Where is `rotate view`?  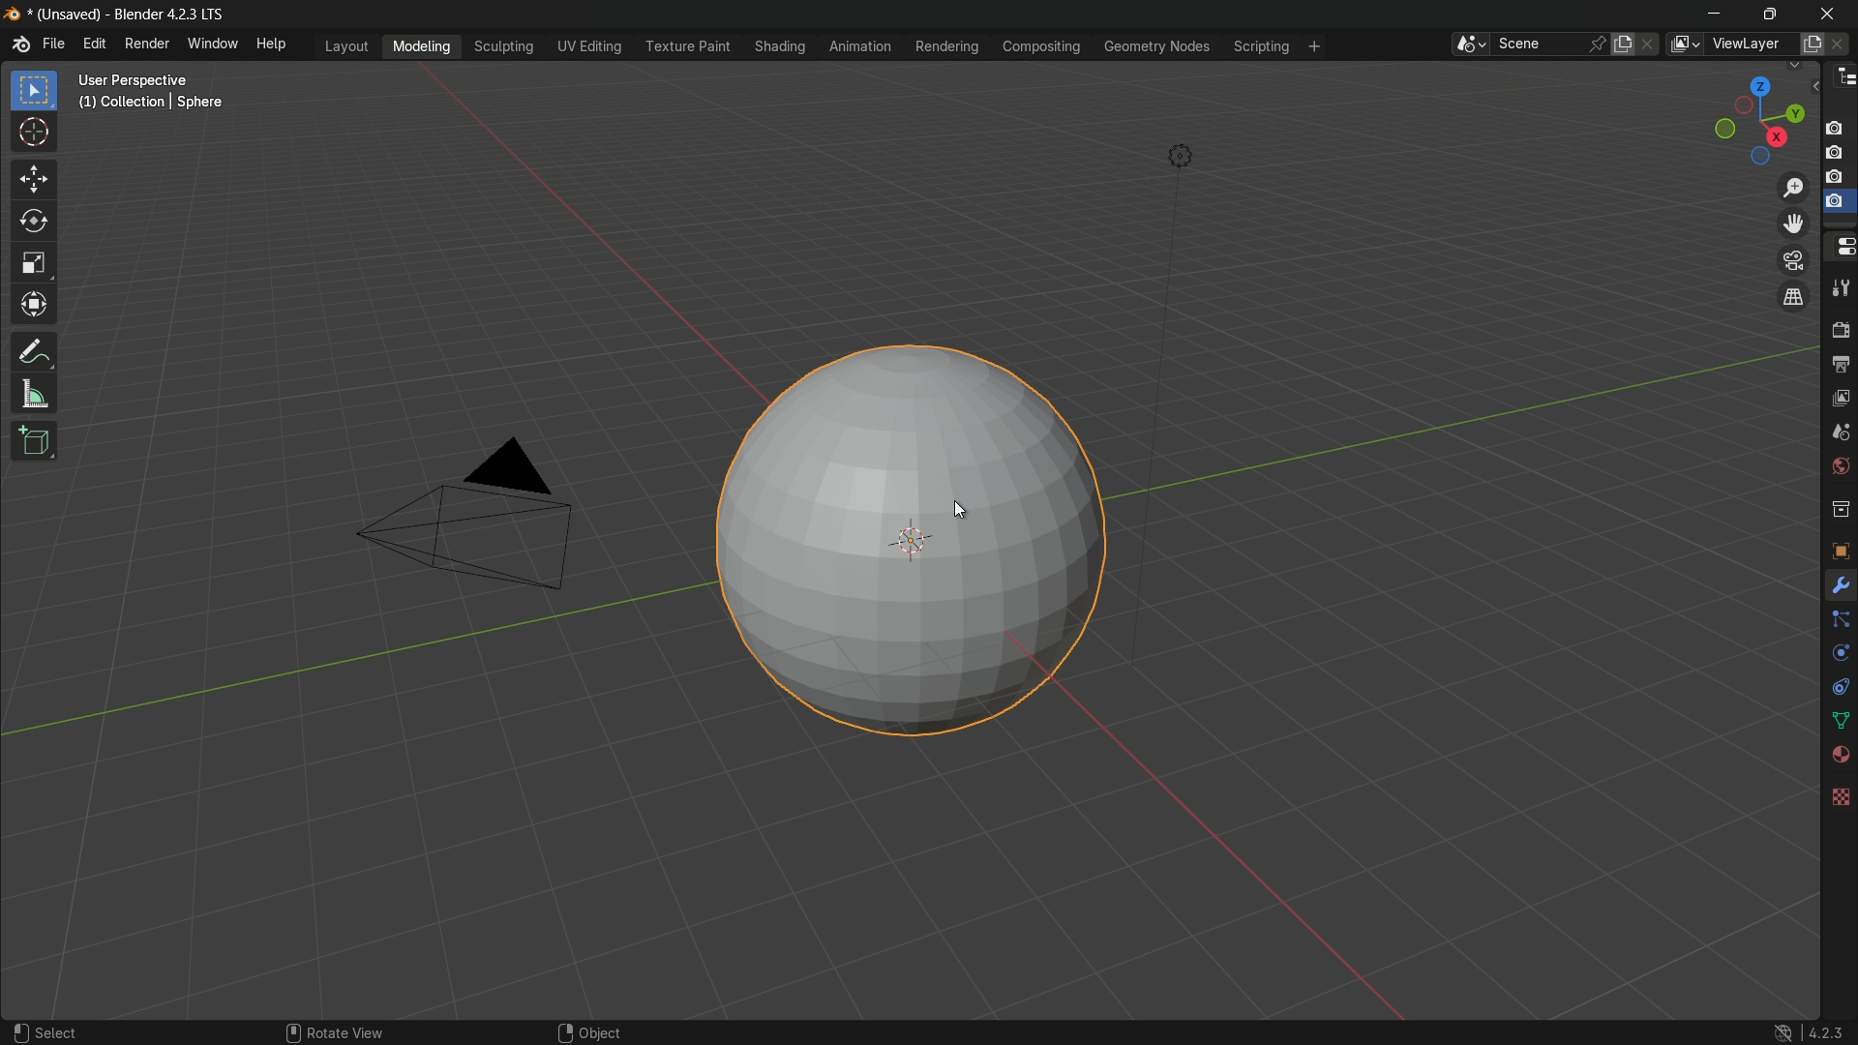 rotate view is located at coordinates (348, 1024).